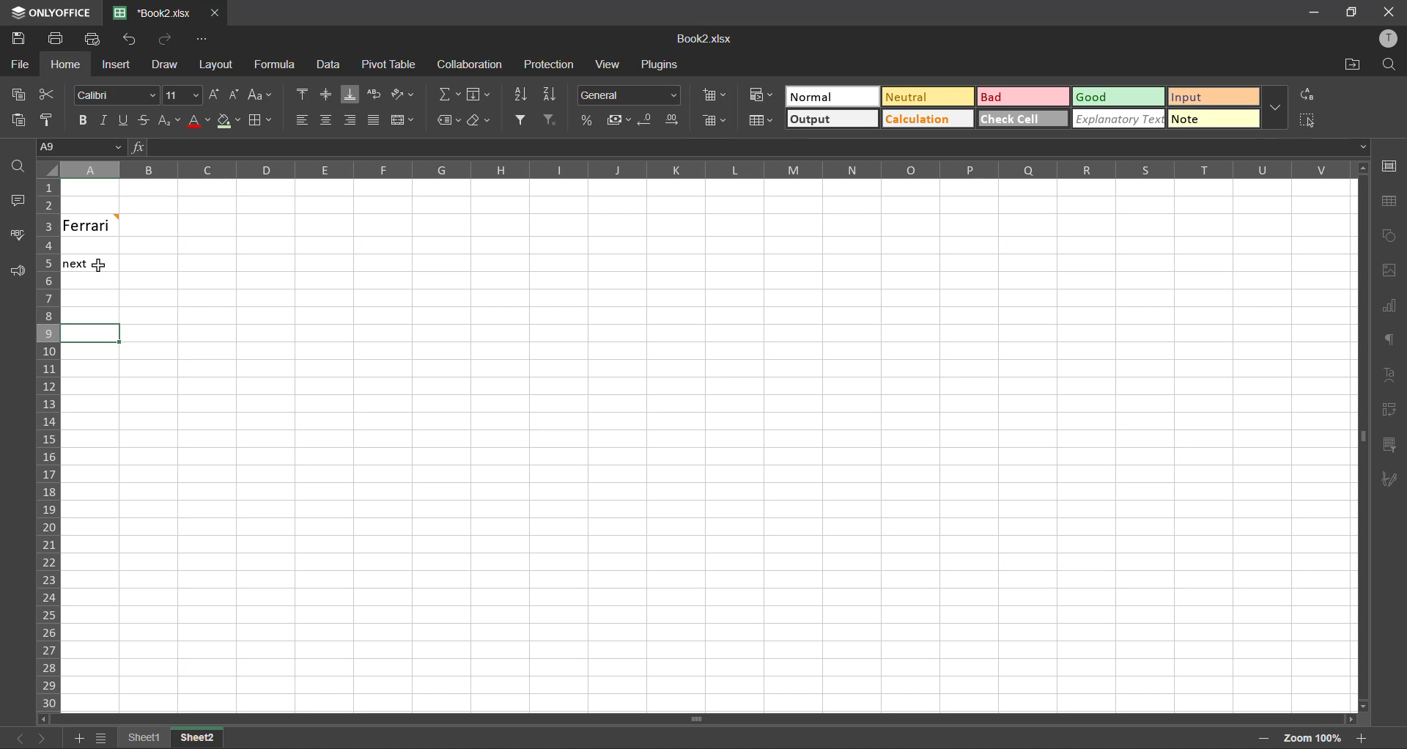 The width and height of the screenshot is (1407, 749). What do you see at coordinates (1349, 12) in the screenshot?
I see `maximize` at bounding box center [1349, 12].